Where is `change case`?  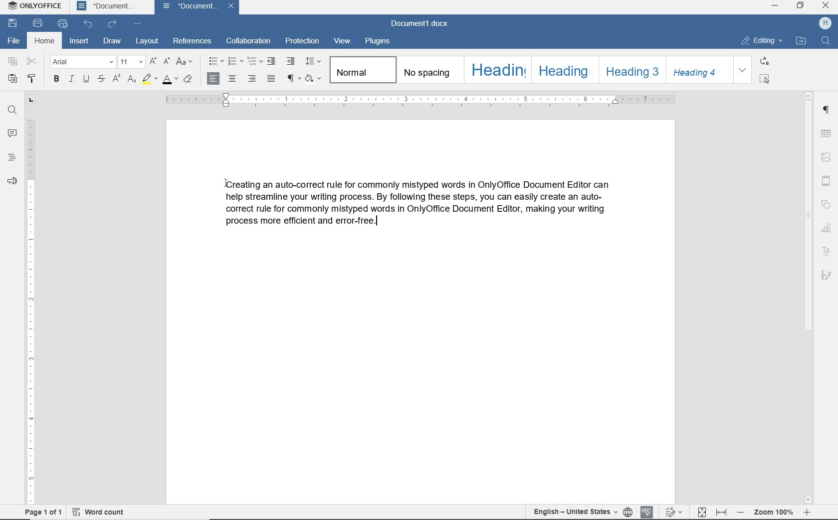
change case is located at coordinates (184, 62).